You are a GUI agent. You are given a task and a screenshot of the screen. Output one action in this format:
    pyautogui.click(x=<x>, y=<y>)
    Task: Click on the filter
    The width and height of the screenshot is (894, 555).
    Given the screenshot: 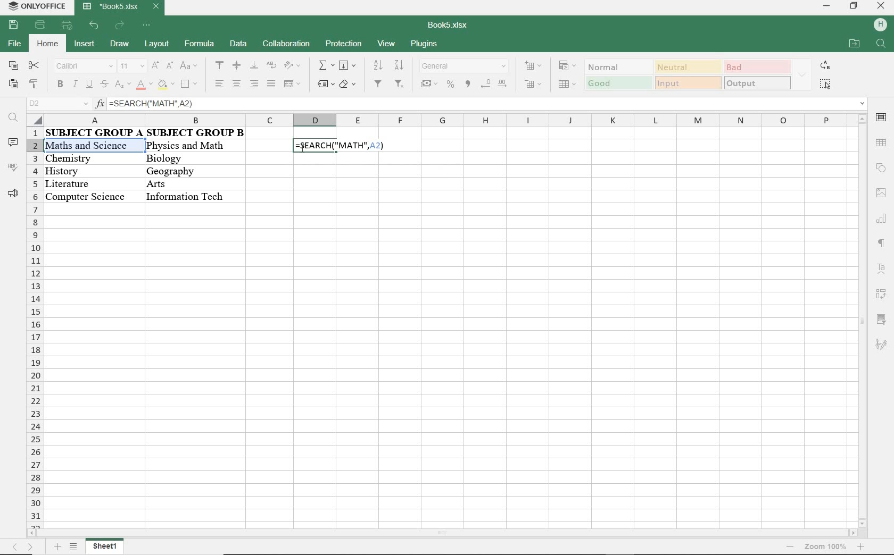 What is the action you would take?
    pyautogui.click(x=377, y=85)
    